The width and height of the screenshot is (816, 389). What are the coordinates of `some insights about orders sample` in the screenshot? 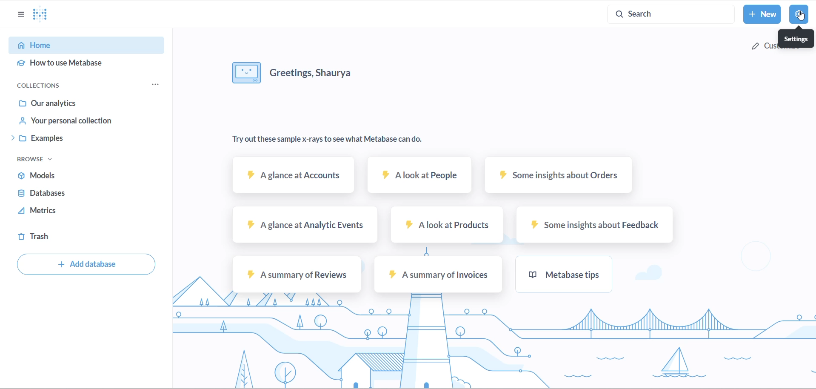 It's located at (559, 177).